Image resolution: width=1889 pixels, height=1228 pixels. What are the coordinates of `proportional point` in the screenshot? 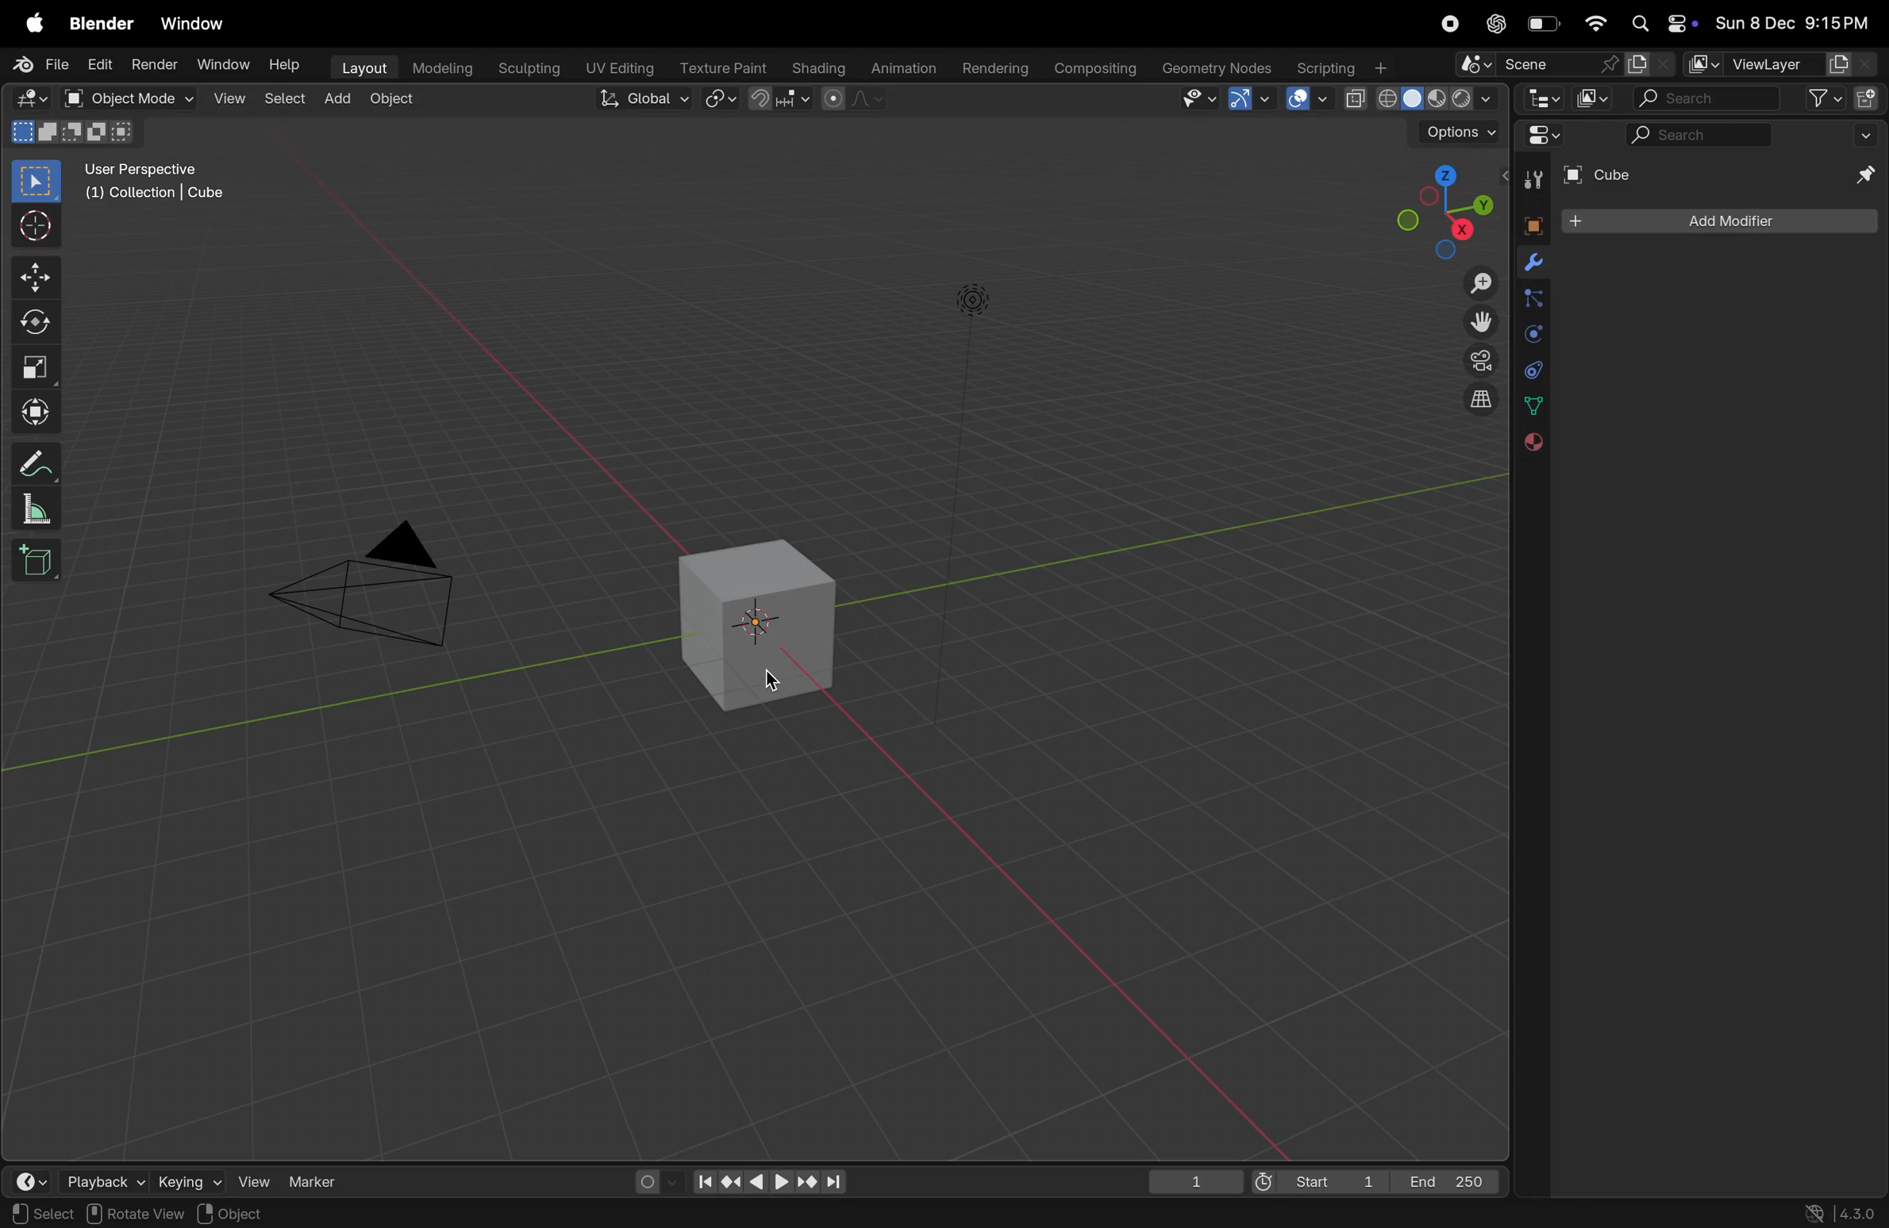 It's located at (851, 98).